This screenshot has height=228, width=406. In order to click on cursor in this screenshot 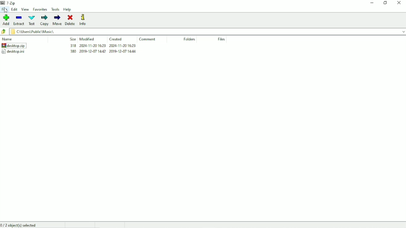, I will do `click(6, 10)`.